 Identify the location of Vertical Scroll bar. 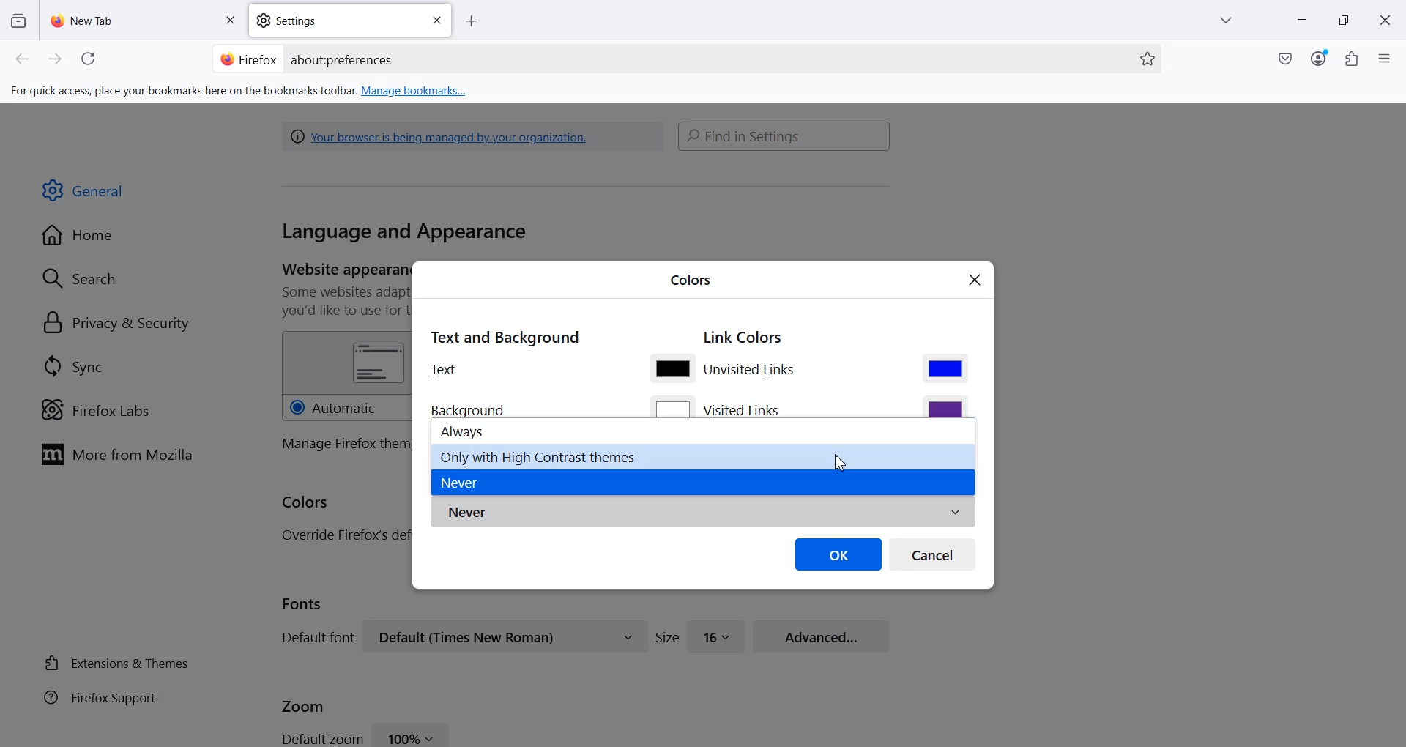
(1397, 261).